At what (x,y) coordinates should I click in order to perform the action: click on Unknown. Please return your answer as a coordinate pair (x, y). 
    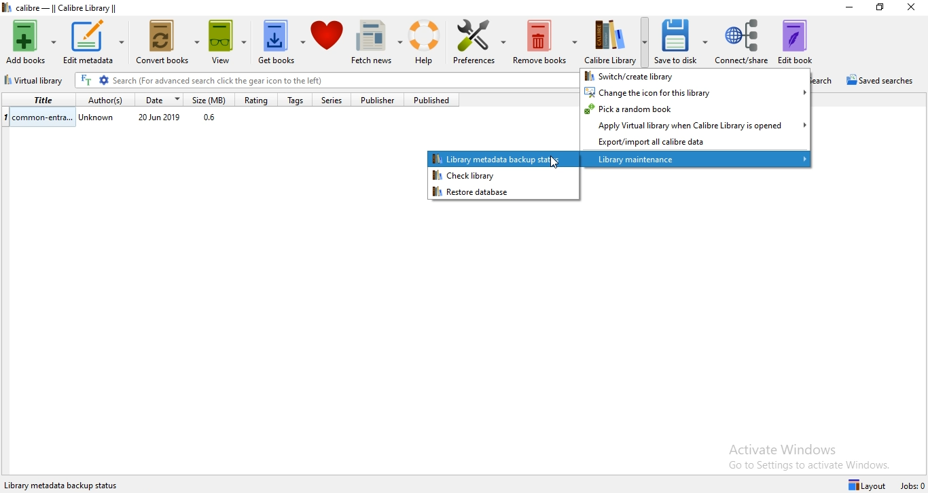
    Looking at the image, I should click on (98, 120).